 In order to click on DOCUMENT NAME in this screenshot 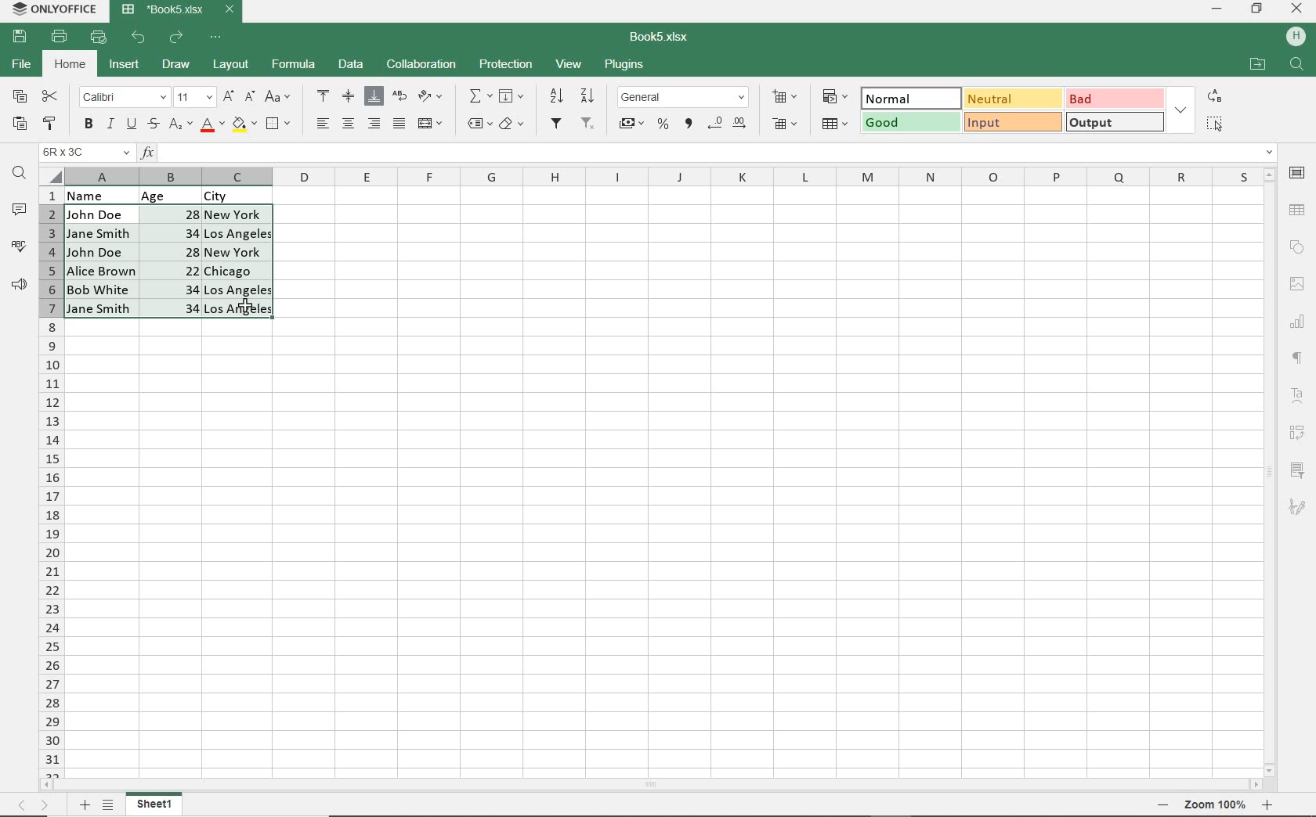, I will do `click(179, 10)`.